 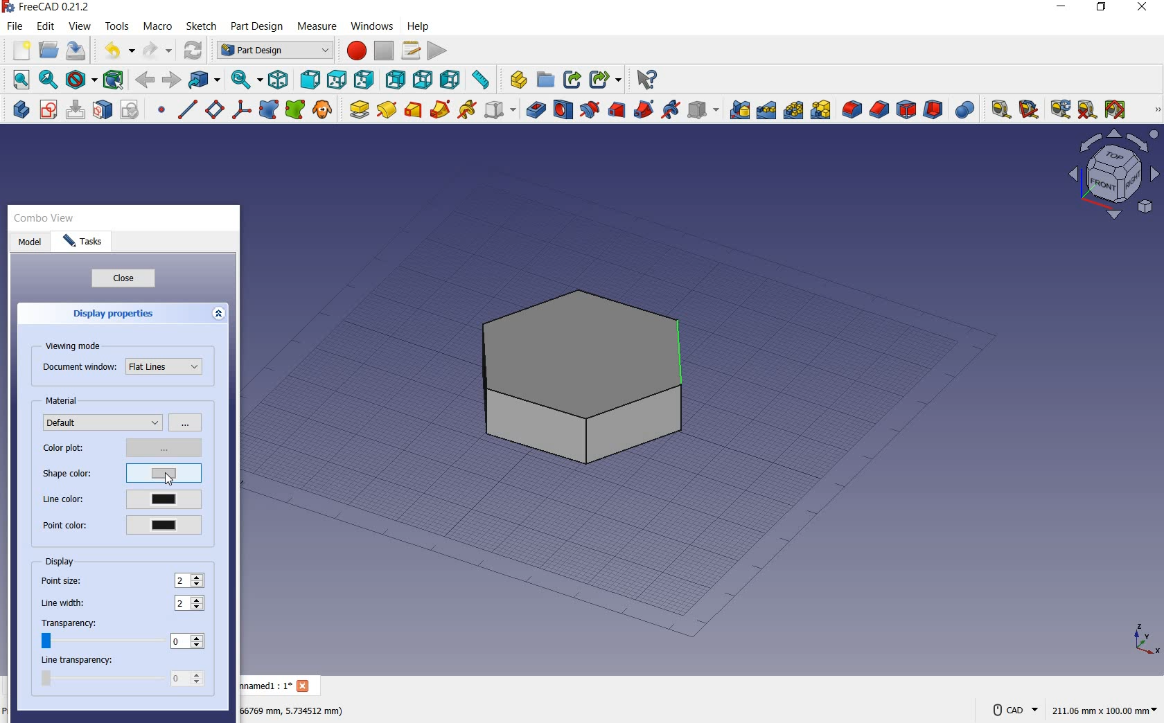 I want to click on CLOSE, so click(x=1144, y=7).